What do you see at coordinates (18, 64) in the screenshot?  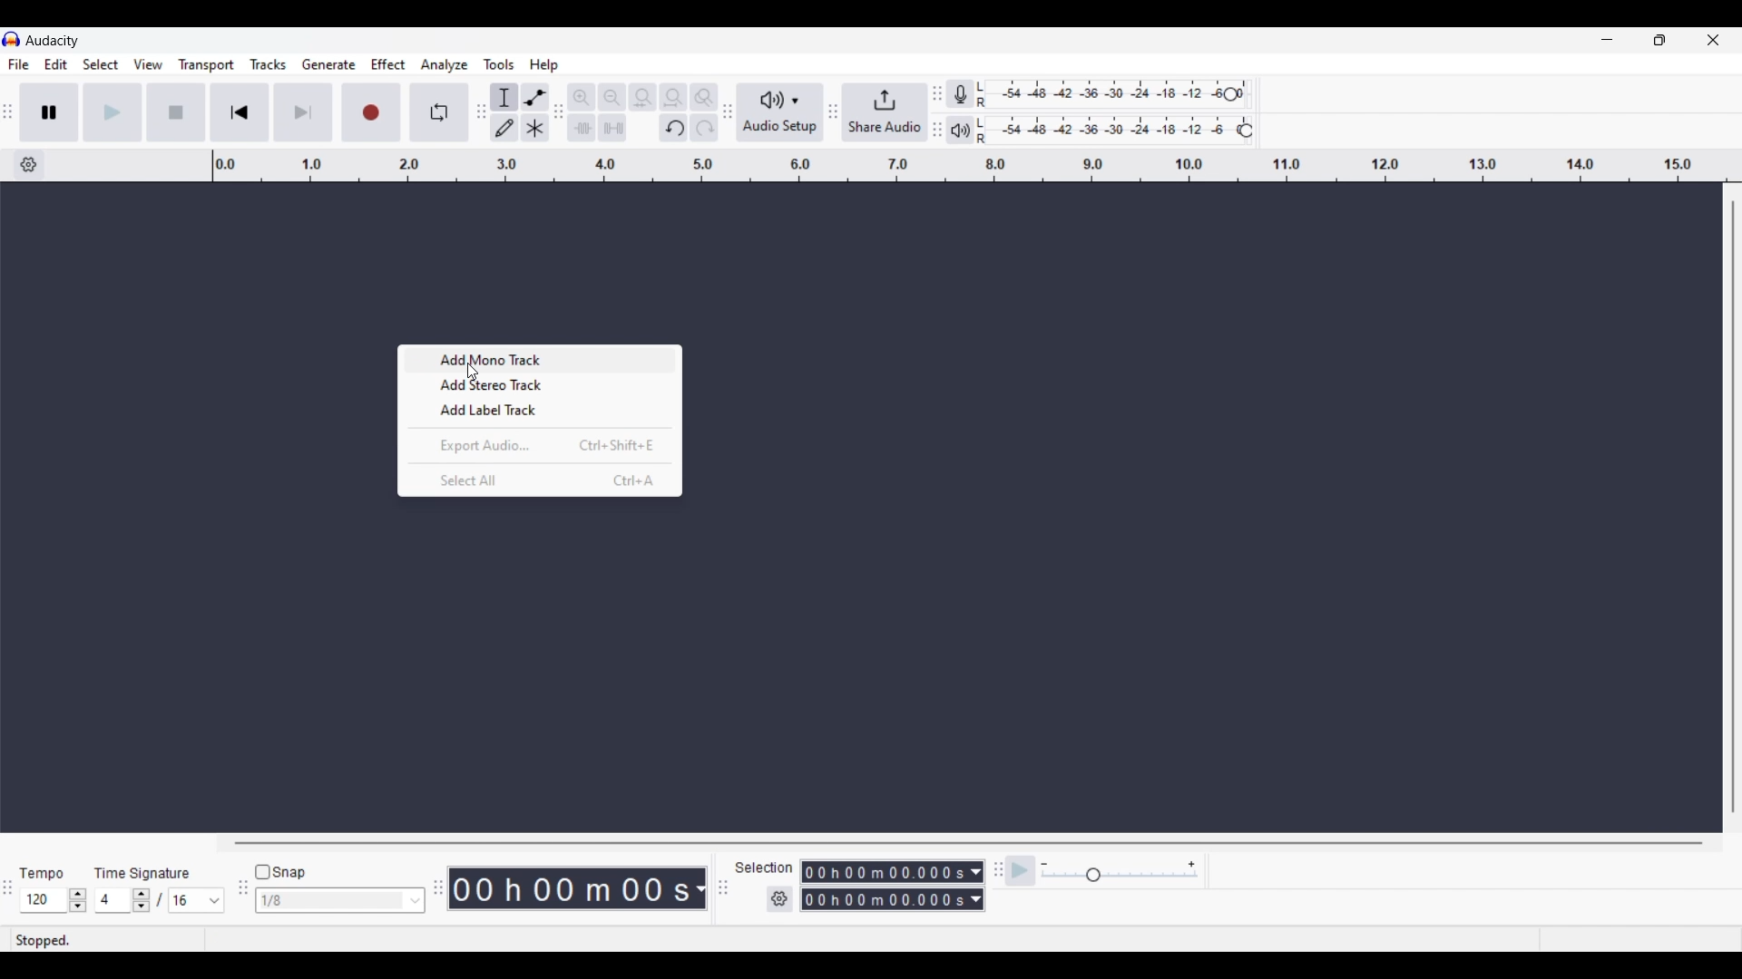 I see `File menu` at bounding box center [18, 64].